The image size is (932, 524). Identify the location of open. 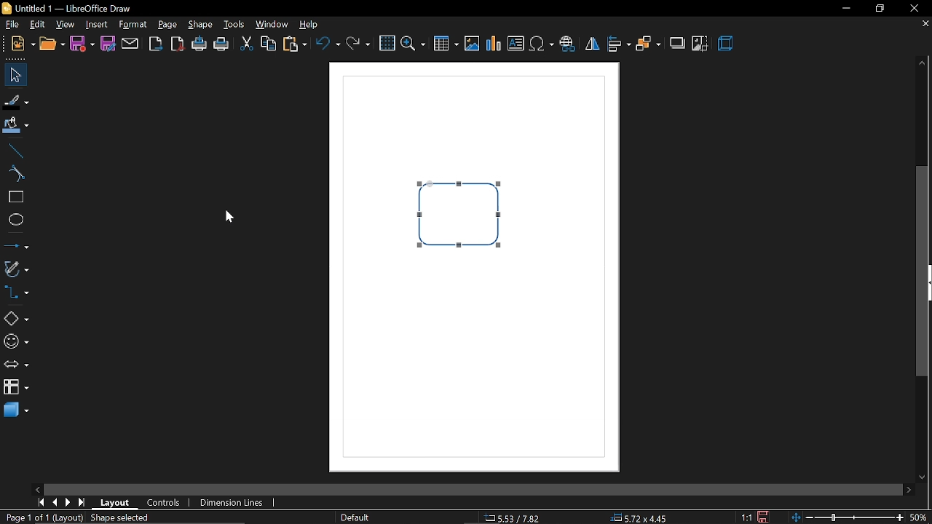
(53, 44).